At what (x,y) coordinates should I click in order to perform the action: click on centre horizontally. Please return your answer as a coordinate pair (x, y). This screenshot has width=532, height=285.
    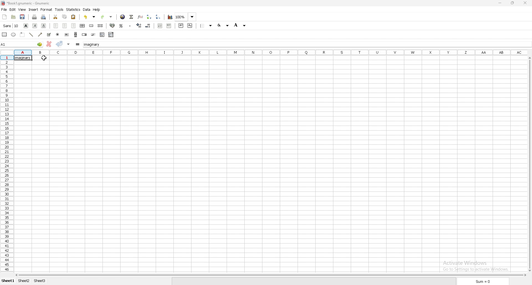
    Looking at the image, I should click on (83, 26).